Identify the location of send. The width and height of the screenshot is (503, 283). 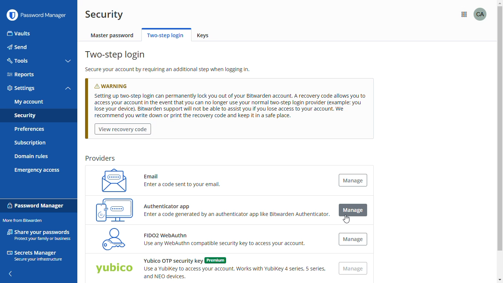
(18, 47).